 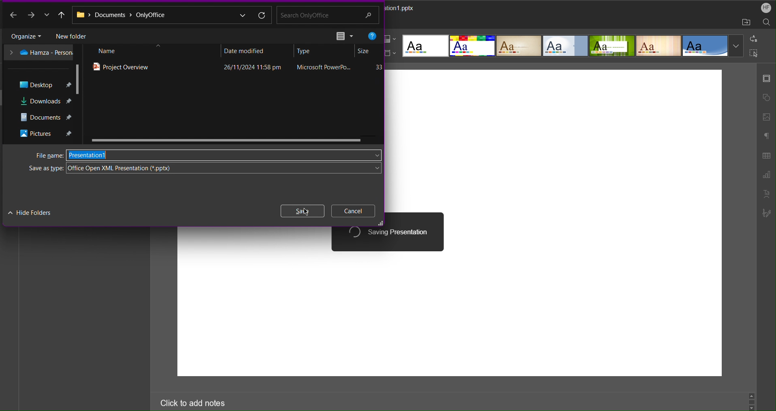 I want to click on go down, so click(x=752, y=408).